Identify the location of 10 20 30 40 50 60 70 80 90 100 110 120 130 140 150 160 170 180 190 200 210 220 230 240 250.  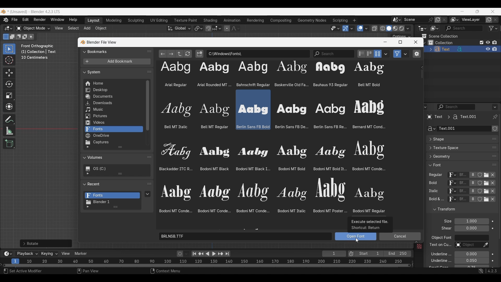
(216, 261).